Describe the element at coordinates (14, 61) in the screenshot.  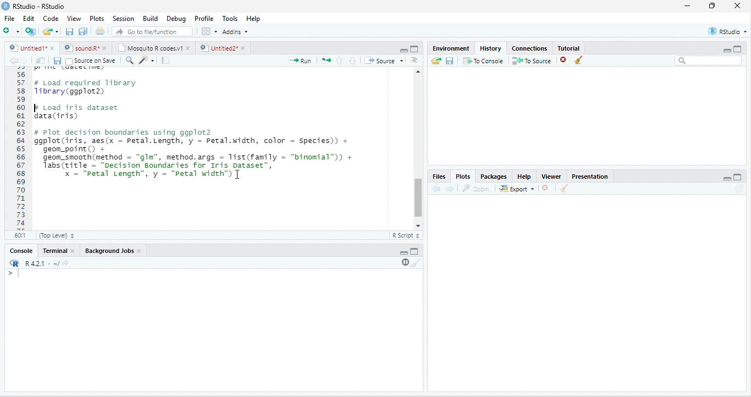
I see `back` at that location.